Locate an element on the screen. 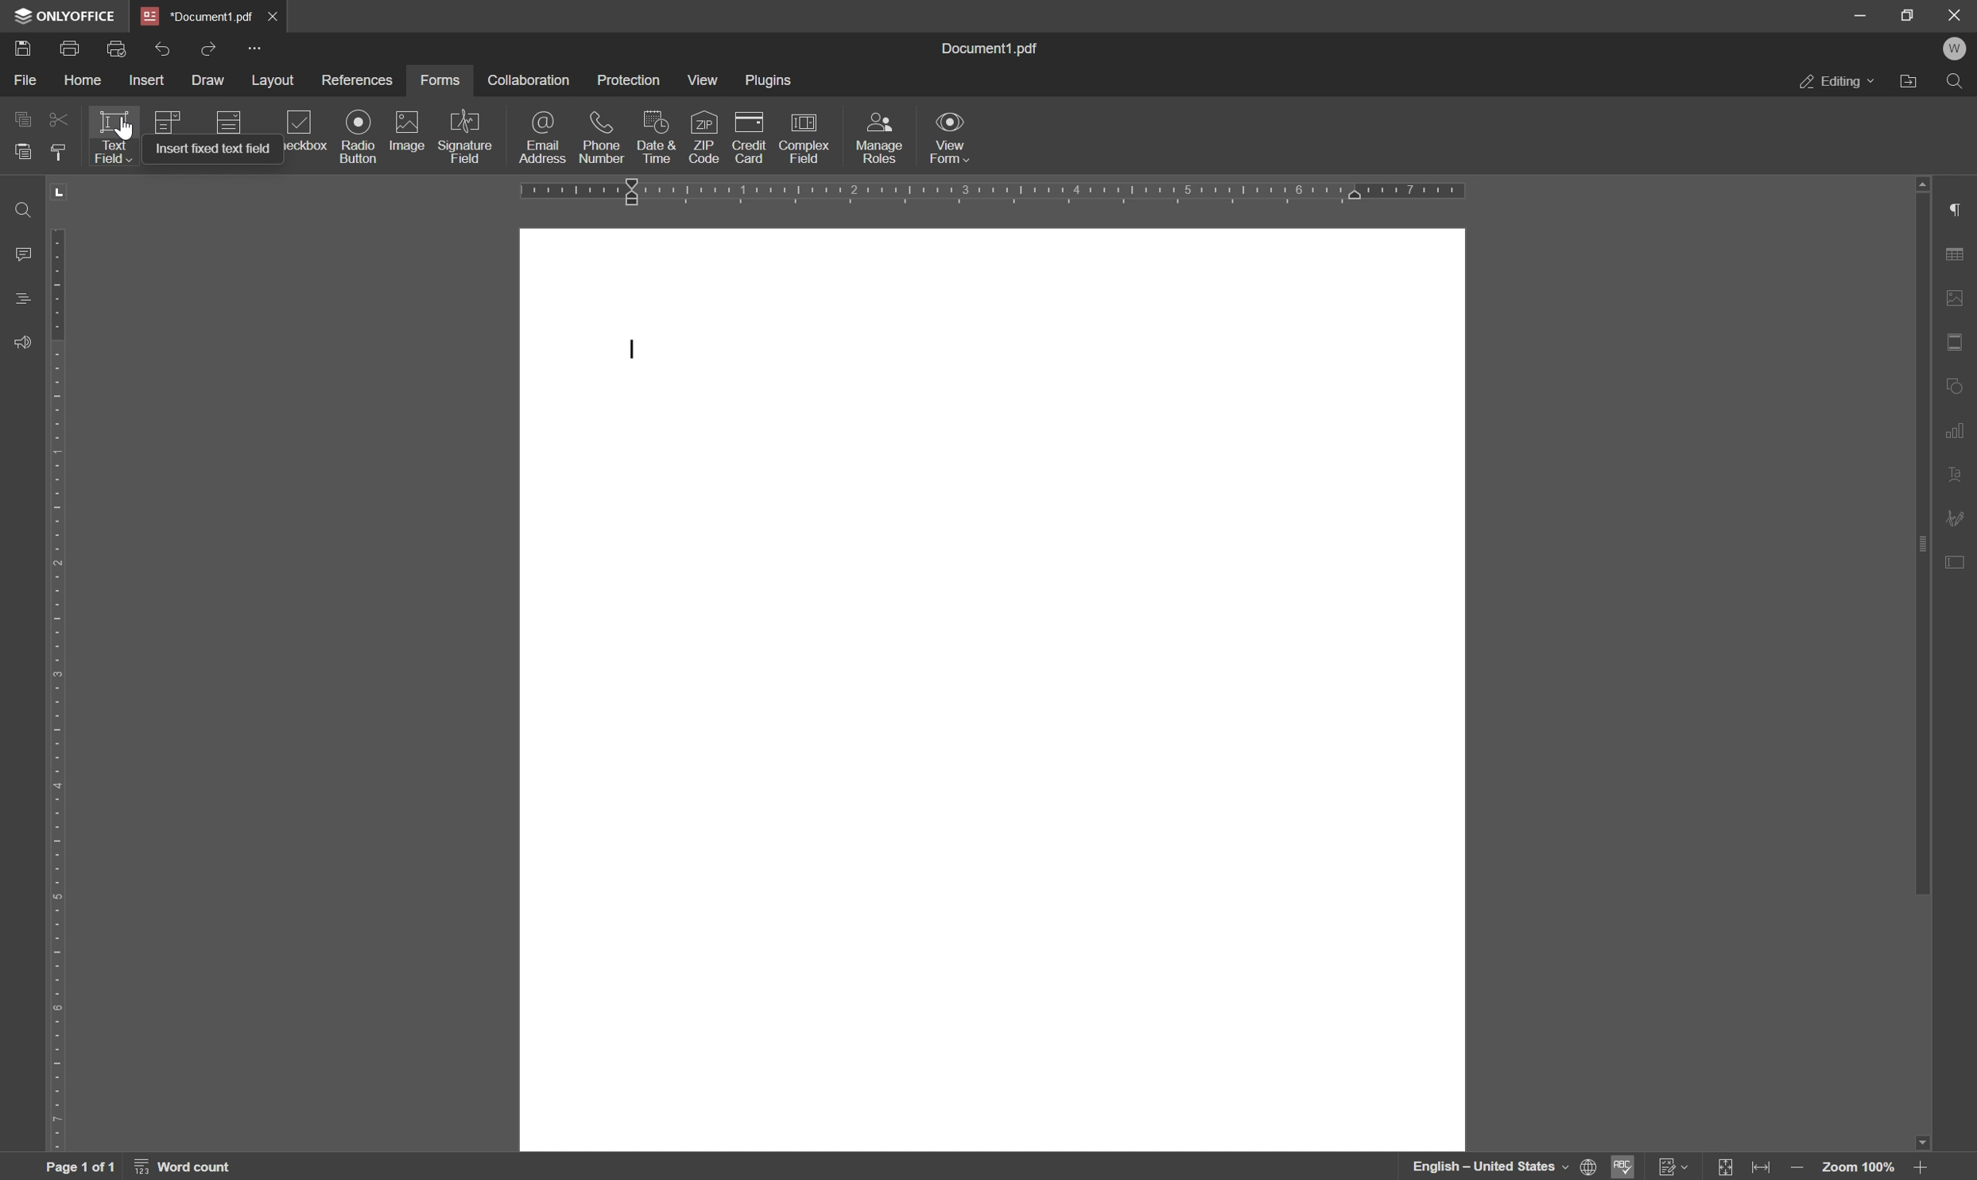 This screenshot has width=1977, height=1180. text art settings is located at coordinates (1959, 477).